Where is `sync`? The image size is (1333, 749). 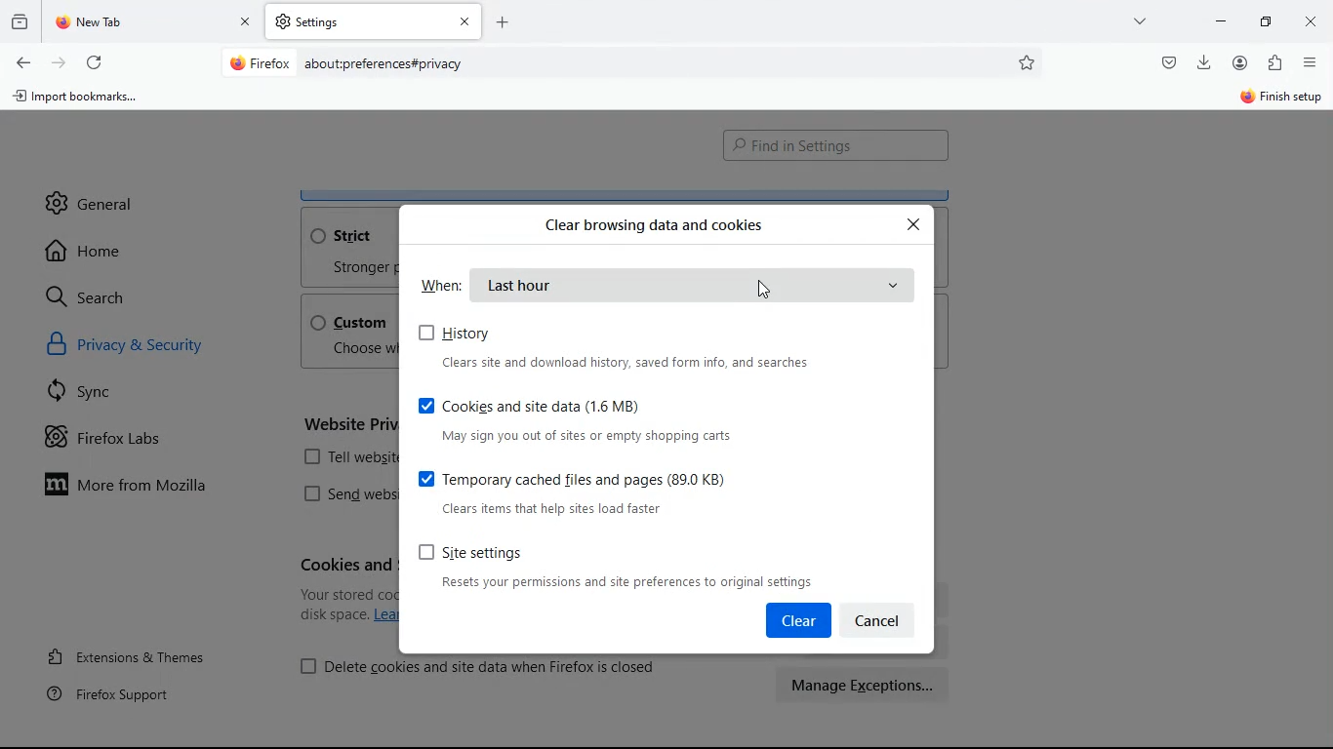
sync is located at coordinates (89, 395).